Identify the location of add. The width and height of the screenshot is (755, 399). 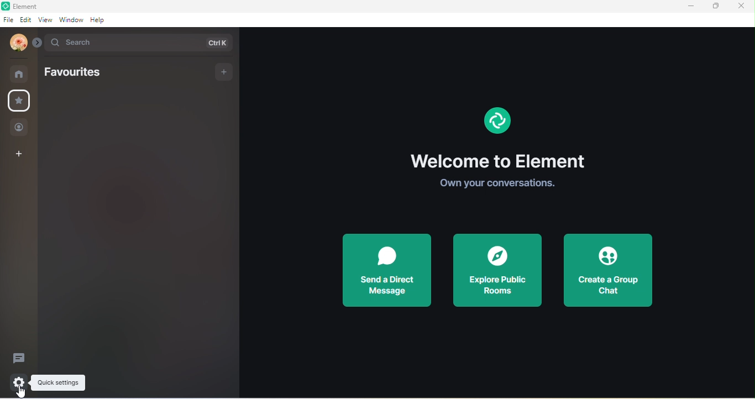
(223, 71).